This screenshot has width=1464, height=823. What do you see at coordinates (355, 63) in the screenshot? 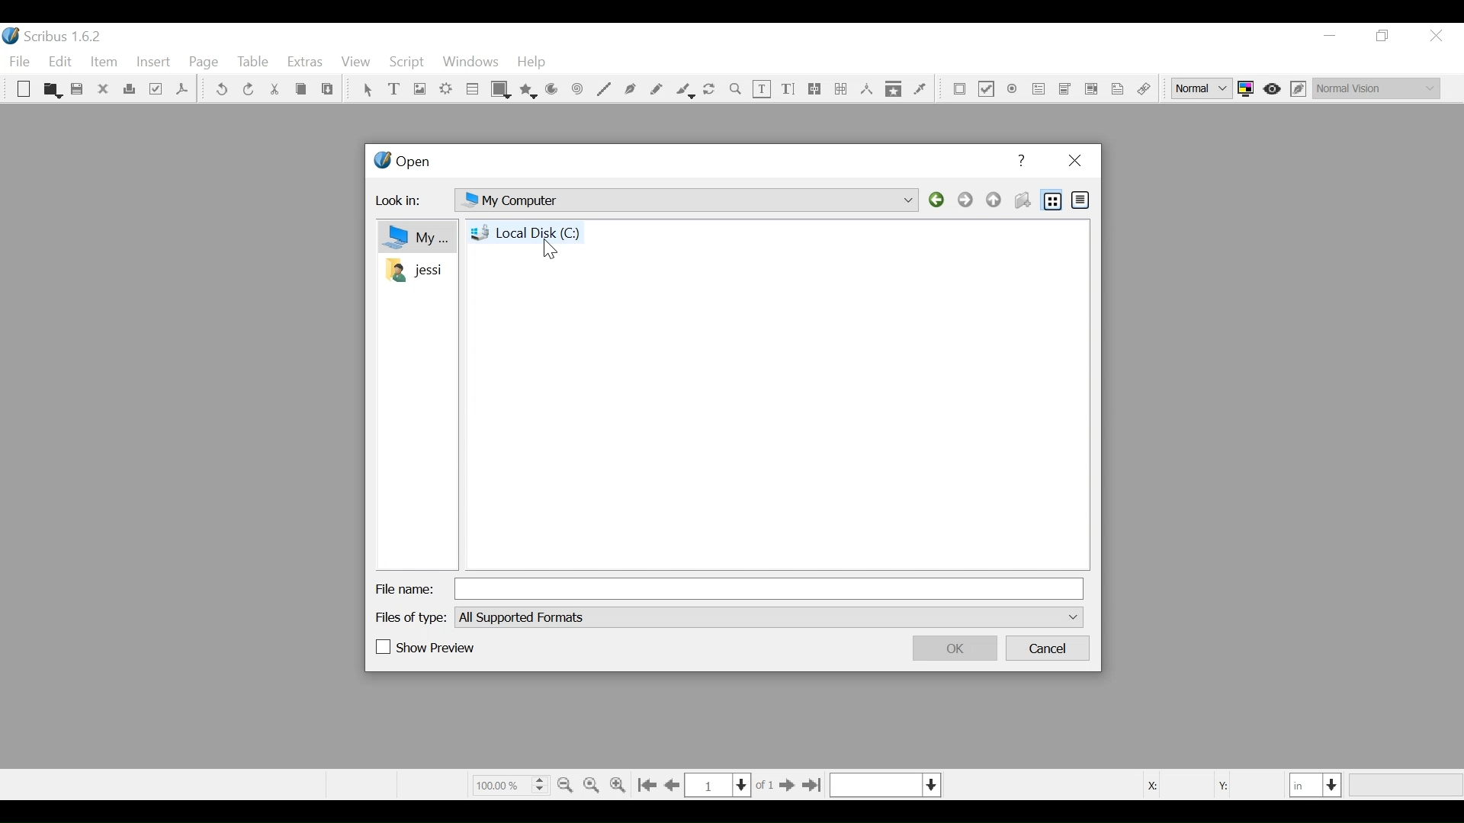
I see `View` at bounding box center [355, 63].